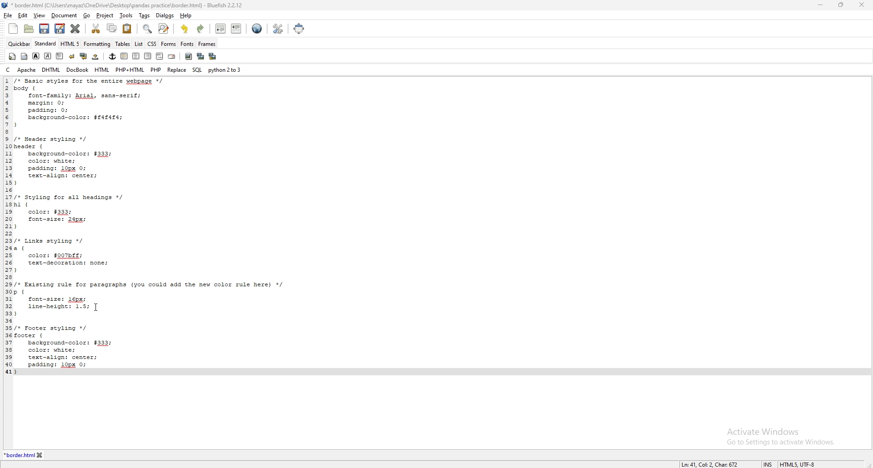 Image resolution: width=873 pixels, height=468 pixels. I want to click on file, so click(8, 15).